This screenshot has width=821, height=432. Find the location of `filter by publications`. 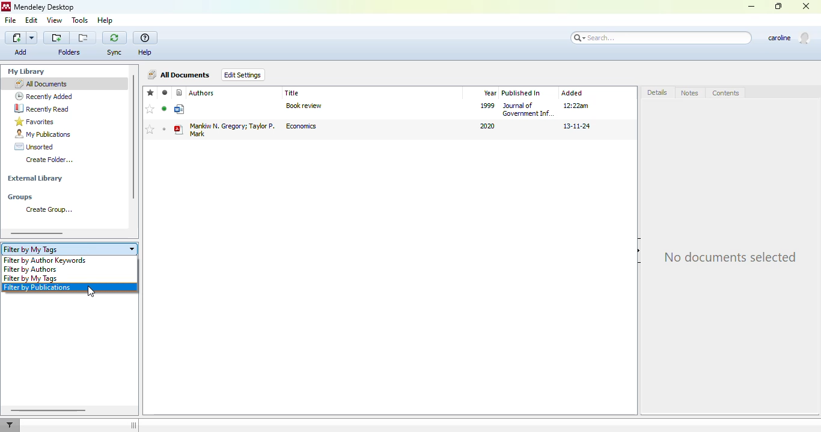

filter by publications is located at coordinates (41, 287).